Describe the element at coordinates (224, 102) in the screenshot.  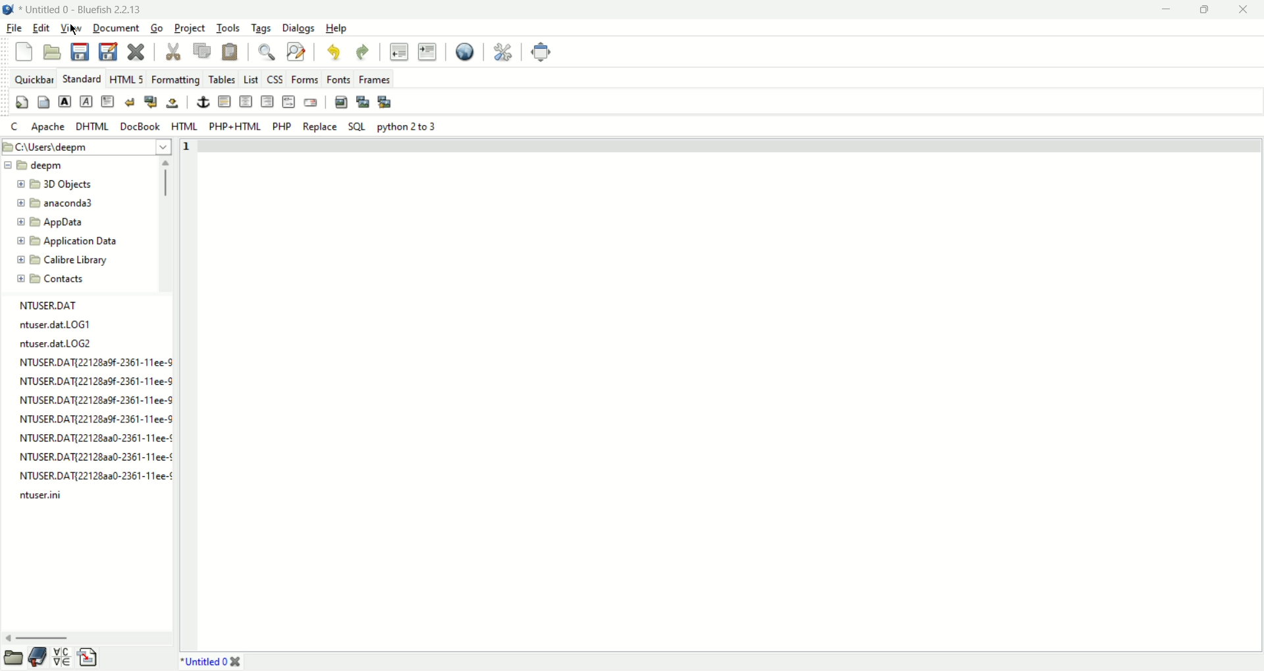
I see `horizontal rule` at that location.